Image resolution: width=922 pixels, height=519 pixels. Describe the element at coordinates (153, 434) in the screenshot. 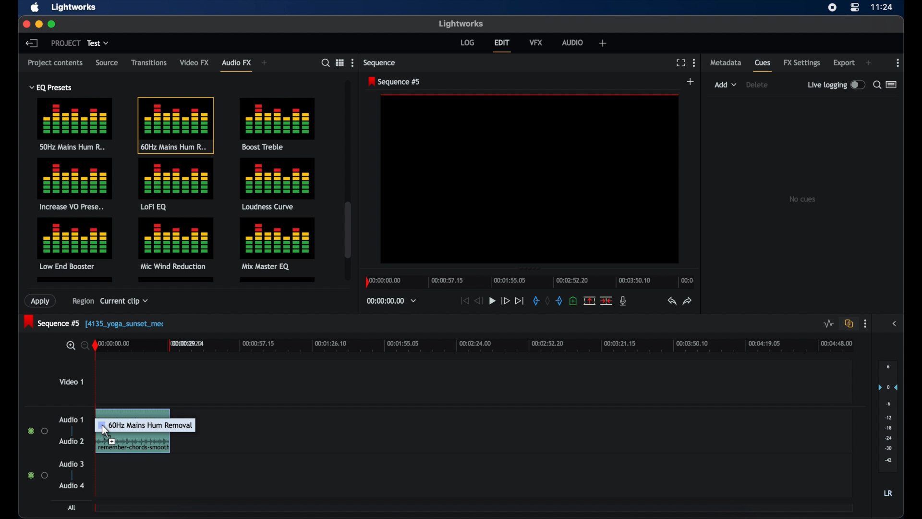

I see `drag cursor` at that location.